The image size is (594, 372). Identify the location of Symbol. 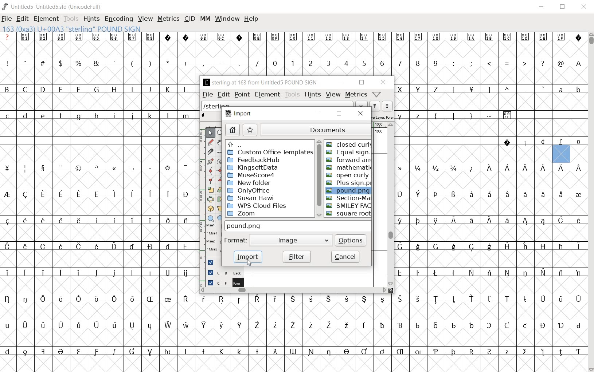
(453, 247).